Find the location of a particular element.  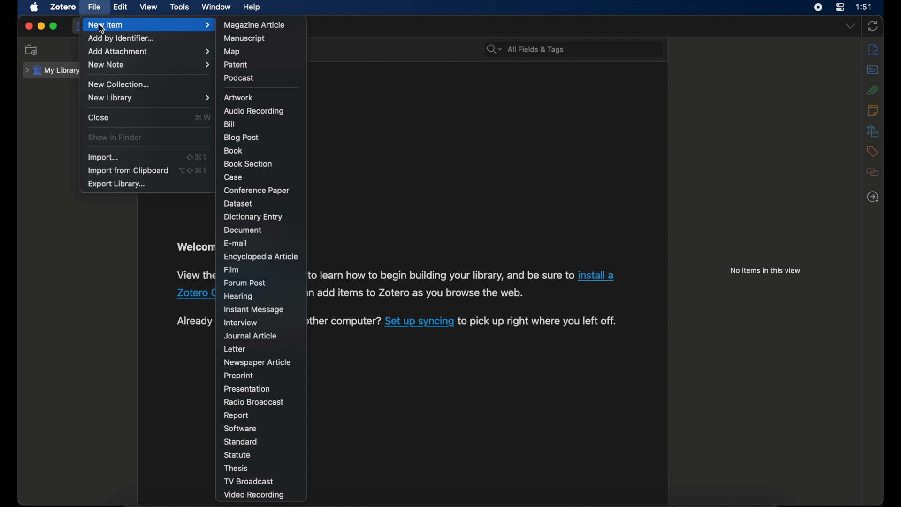

podcast is located at coordinates (239, 77).